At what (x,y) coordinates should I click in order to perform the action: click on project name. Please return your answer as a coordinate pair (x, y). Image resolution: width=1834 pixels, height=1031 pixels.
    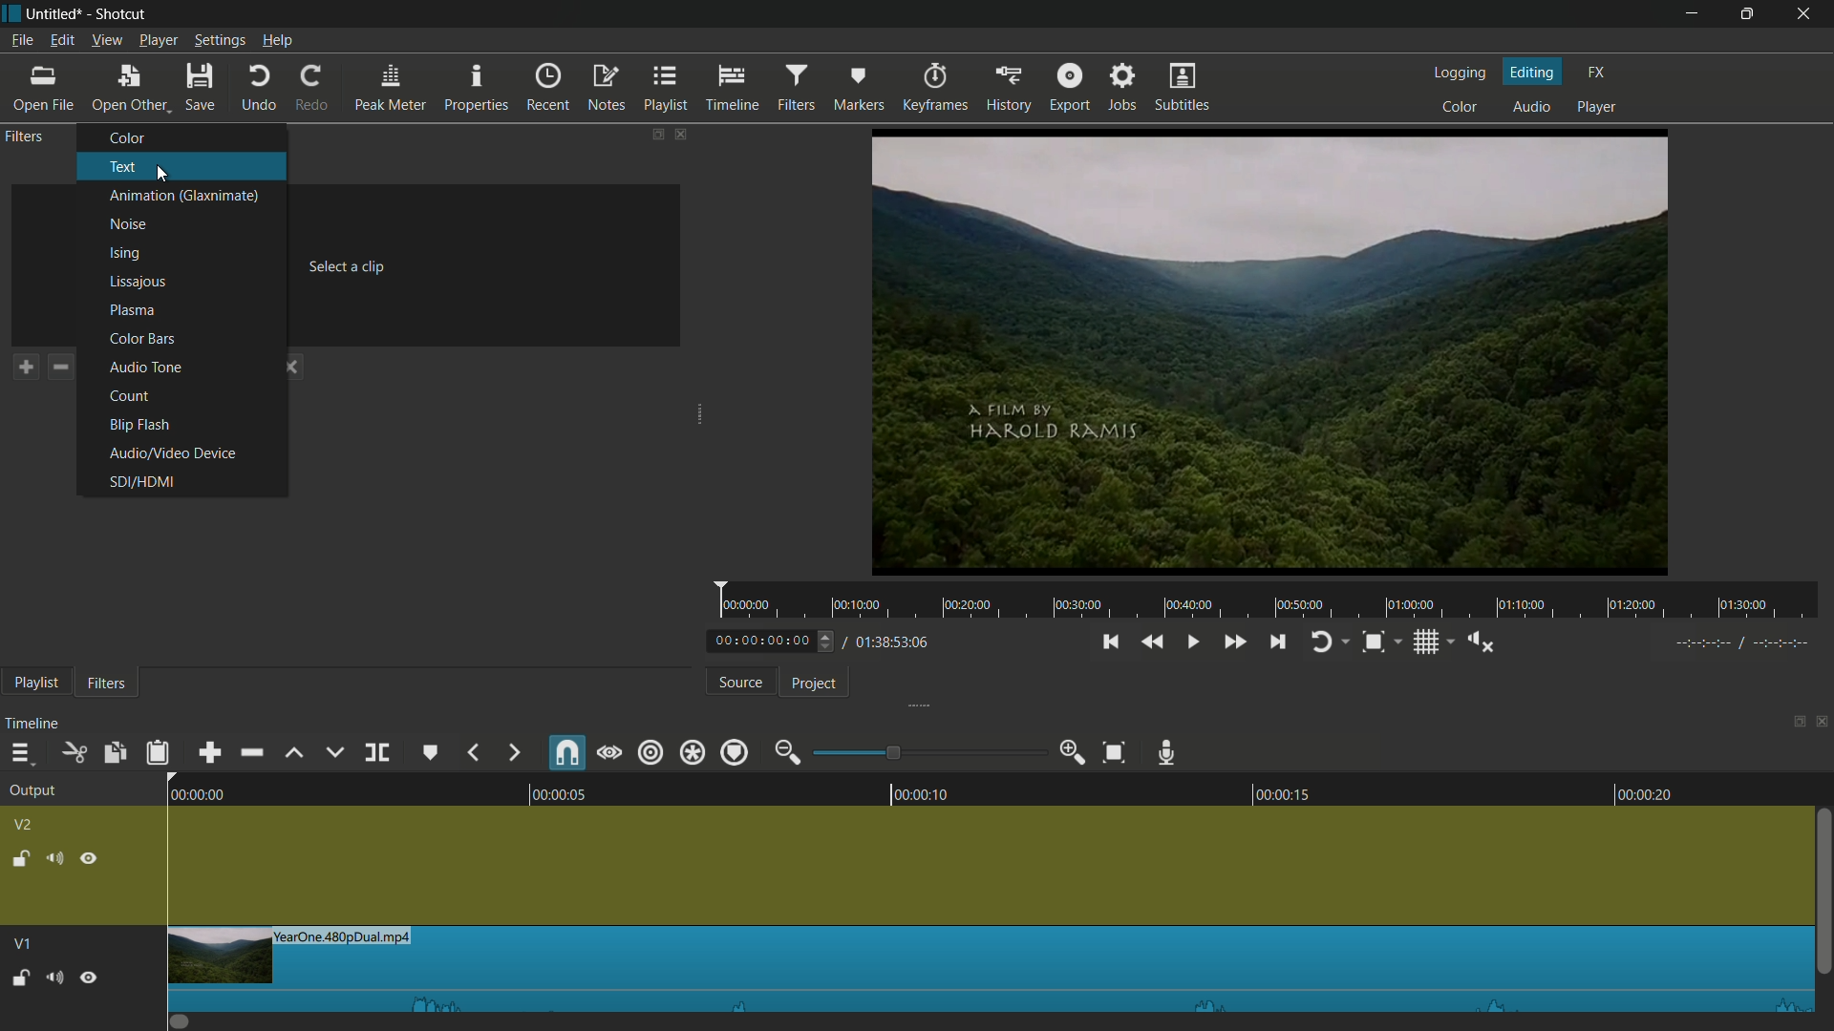
    Looking at the image, I should click on (54, 13).